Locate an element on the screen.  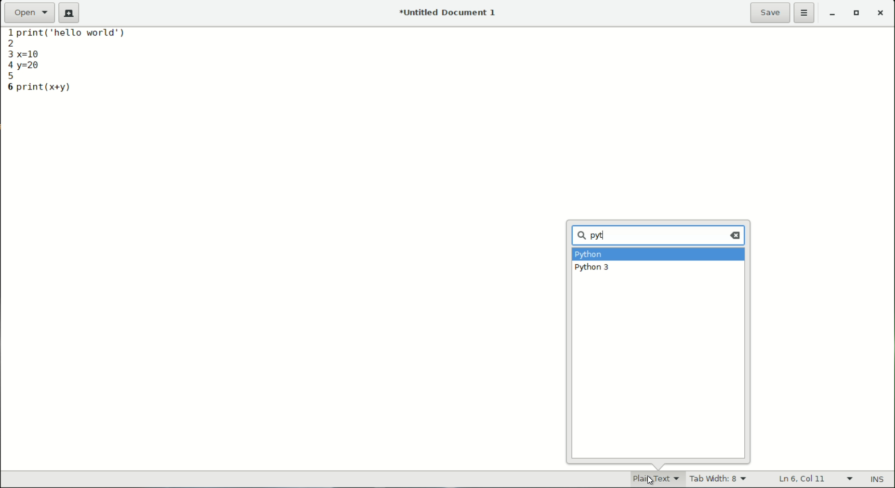
file format is located at coordinates (649, 478).